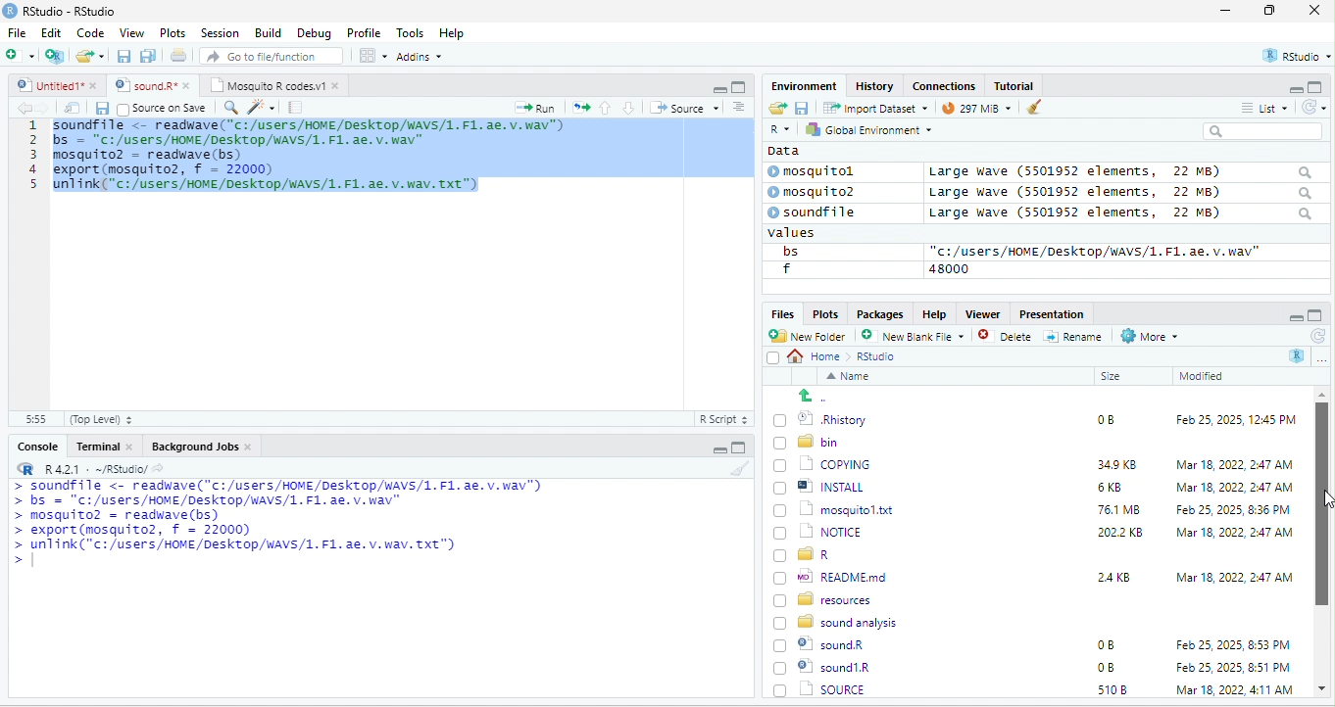  Describe the element at coordinates (1235, 691) in the screenshot. I see `Apr 26, 2022, 1:00 PM` at that location.